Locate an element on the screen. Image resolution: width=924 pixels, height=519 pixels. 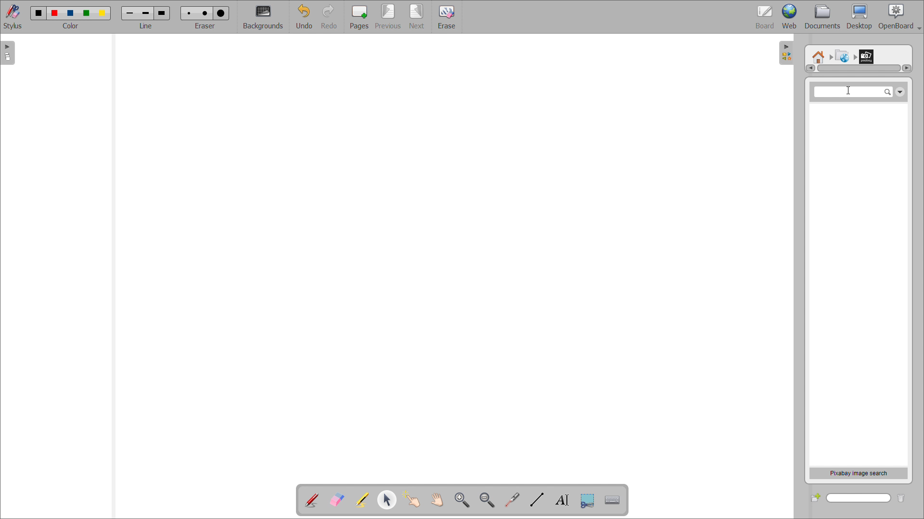
cursor is located at coordinates (846, 91).